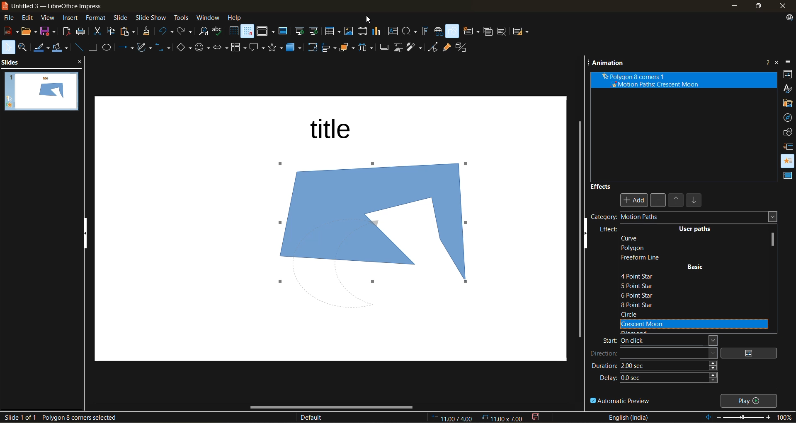 The width and height of the screenshot is (796, 423). I want to click on start, so click(658, 339).